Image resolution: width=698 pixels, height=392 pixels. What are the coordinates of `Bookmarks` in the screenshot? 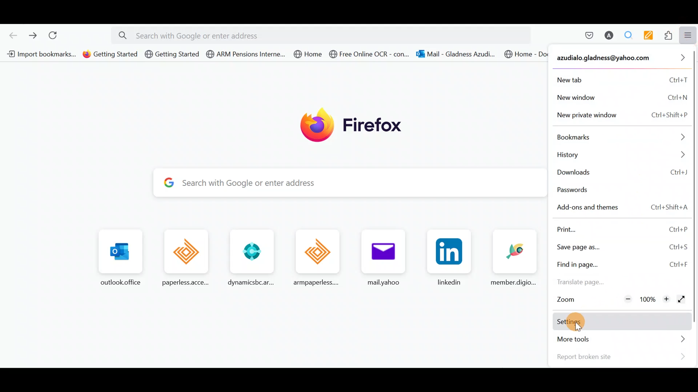 It's located at (619, 135).